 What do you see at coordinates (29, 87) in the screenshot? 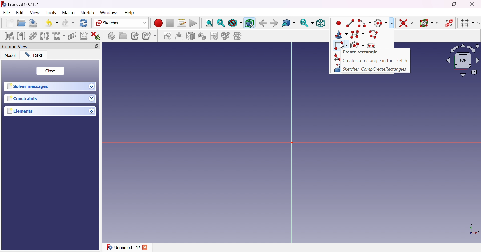
I see `Solver message` at bounding box center [29, 87].